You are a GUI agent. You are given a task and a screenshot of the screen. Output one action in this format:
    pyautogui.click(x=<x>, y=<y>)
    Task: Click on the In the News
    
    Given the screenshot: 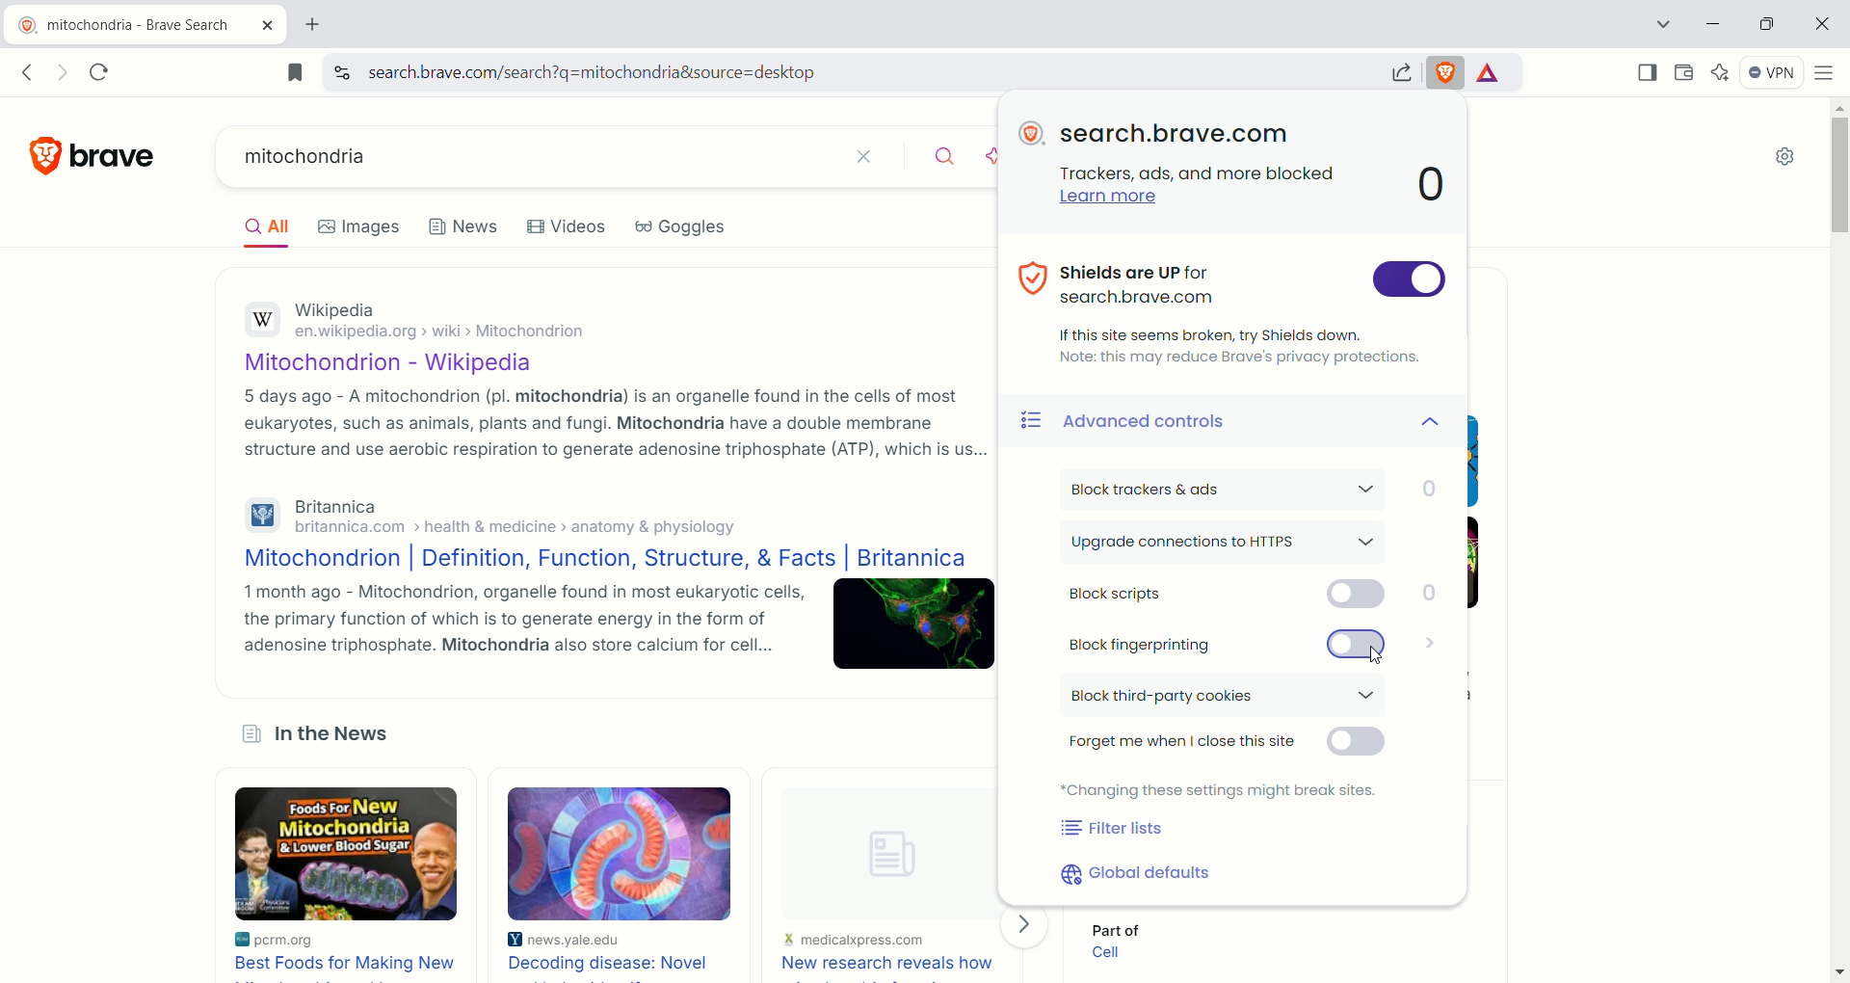 What is the action you would take?
    pyautogui.click(x=332, y=735)
    